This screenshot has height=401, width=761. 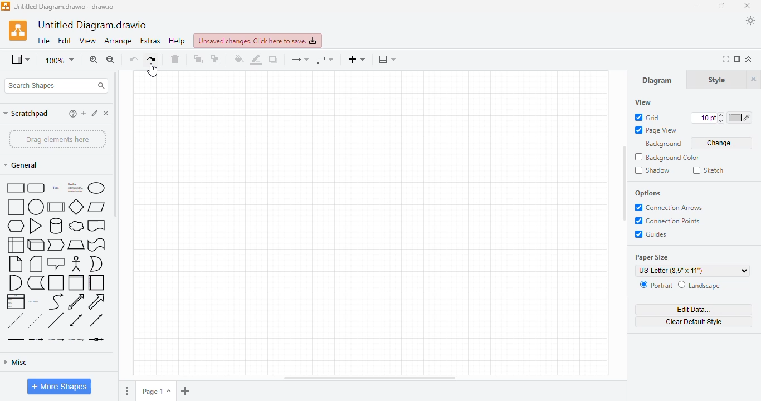 I want to click on appearance, so click(x=750, y=21).